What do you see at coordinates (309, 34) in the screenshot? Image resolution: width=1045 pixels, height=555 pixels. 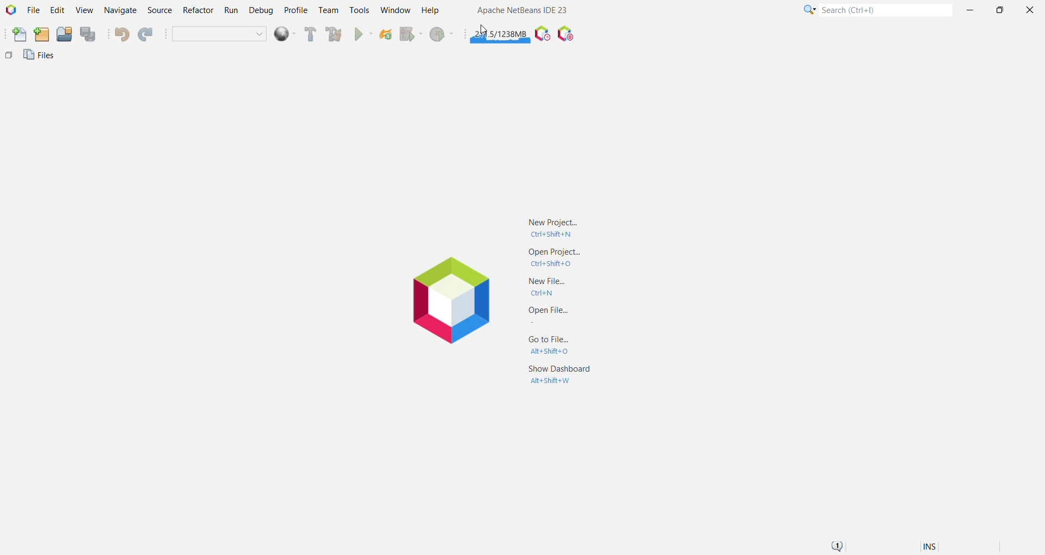 I see `Build Main Project` at bounding box center [309, 34].